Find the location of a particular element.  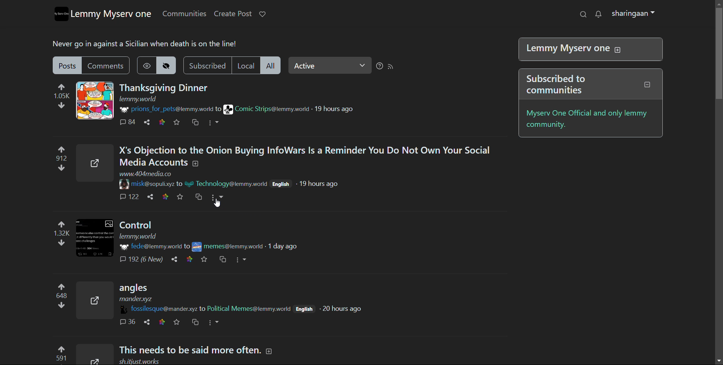

link is located at coordinates (163, 197).